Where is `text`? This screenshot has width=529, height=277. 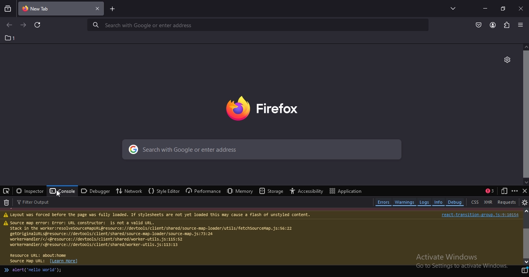 text is located at coordinates (261, 238).